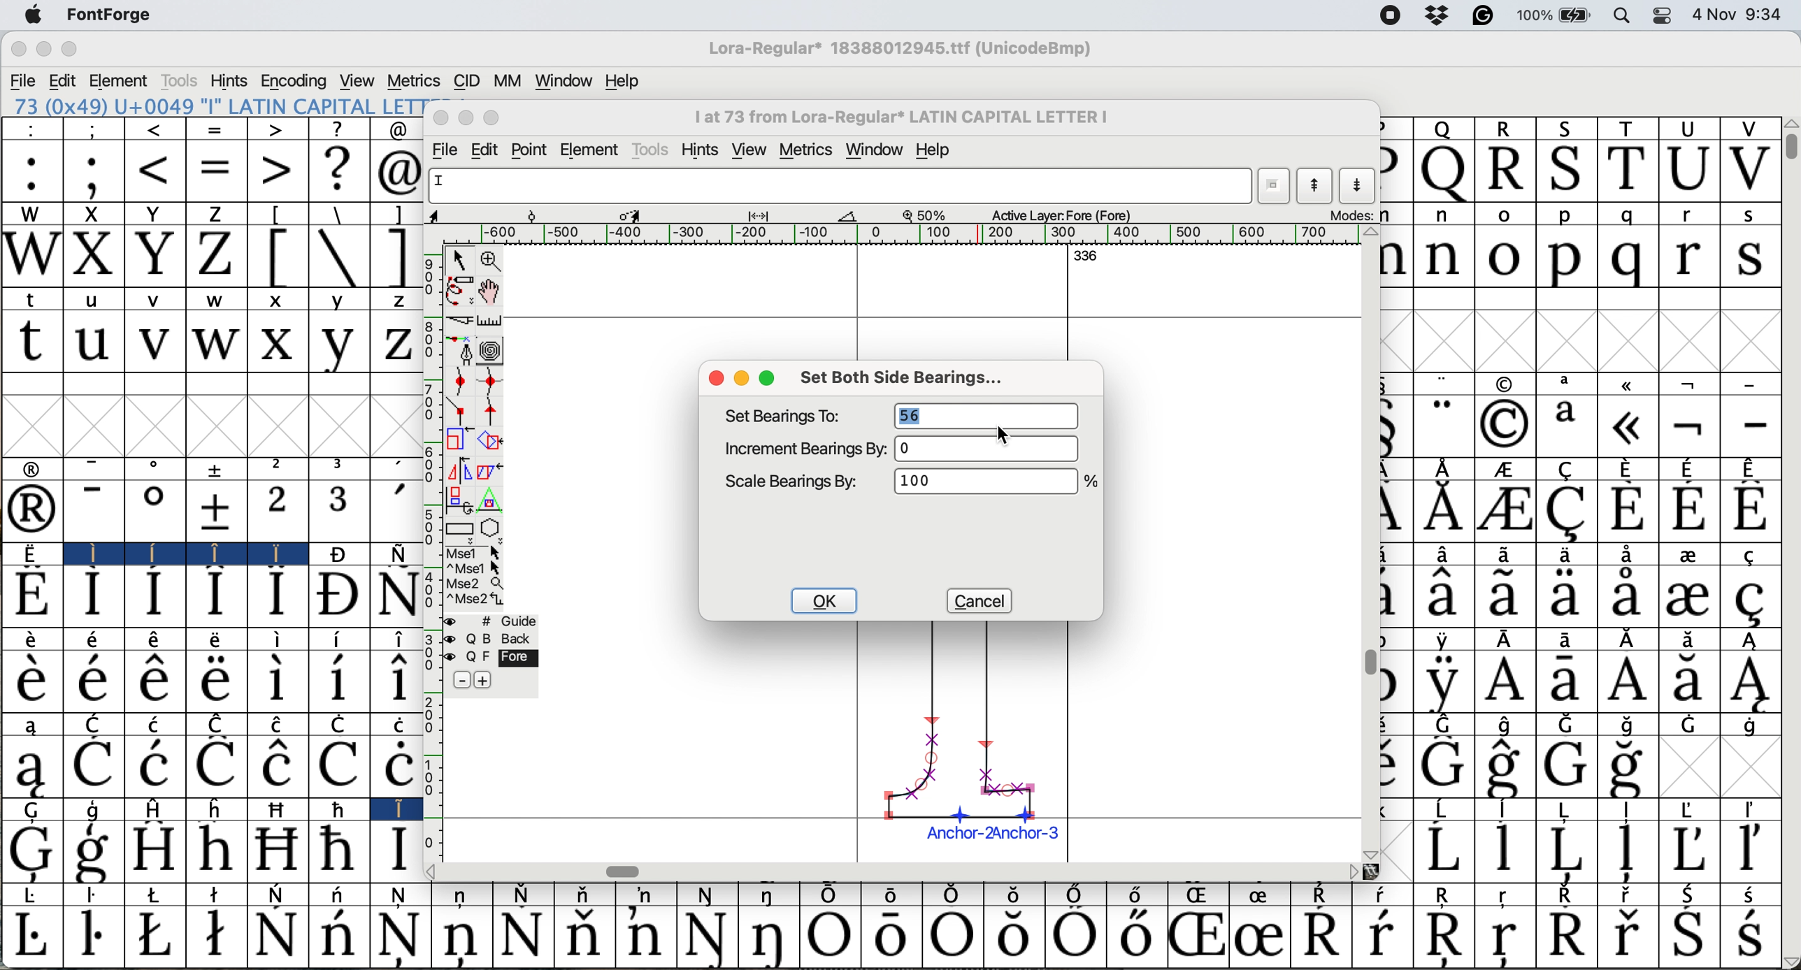  What do you see at coordinates (155, 849) in the screenshot?
I see `Symbol` at bounding box center [155, 849].